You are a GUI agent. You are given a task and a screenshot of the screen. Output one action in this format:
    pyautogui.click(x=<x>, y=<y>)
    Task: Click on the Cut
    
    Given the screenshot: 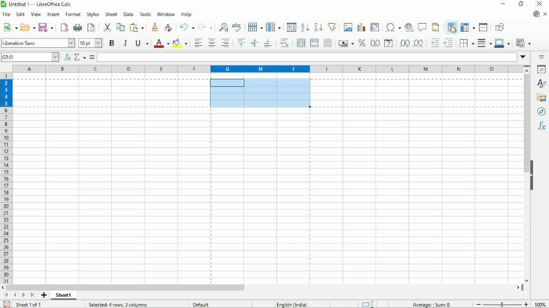 What is the action you would take?
    pyautogui.click(x=107, y=27)
    